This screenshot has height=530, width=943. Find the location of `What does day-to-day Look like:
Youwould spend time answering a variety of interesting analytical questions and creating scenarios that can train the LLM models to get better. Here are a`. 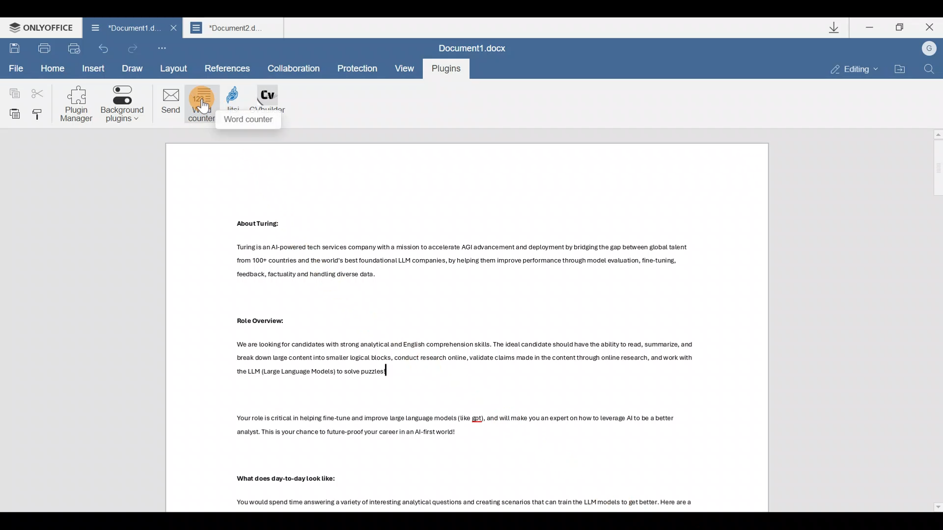

What does day-to-day Look like:
Youwould spend time answering a variety of interesting analytical questions and creating scenarios that can train the LLM models to get better. Here are a is located at coordinates (451, 488).